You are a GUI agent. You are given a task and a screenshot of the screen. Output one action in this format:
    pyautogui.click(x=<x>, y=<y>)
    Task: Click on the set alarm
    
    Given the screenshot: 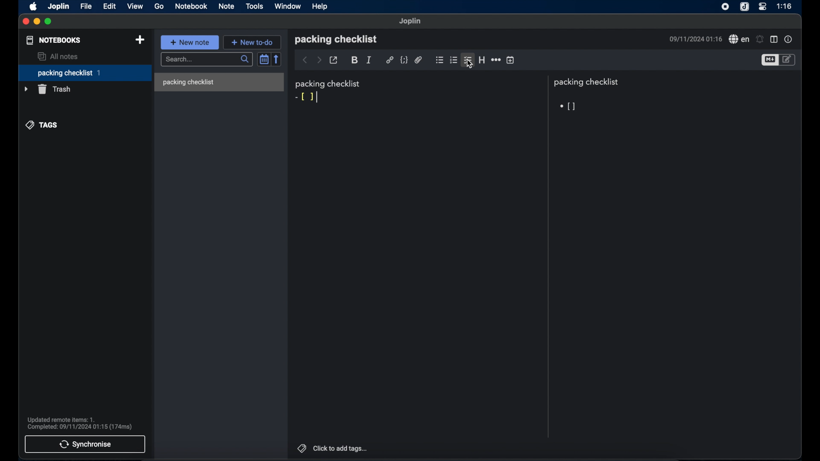 What is the action you would take?
    pyautogui.click(x=760, y=39)
    